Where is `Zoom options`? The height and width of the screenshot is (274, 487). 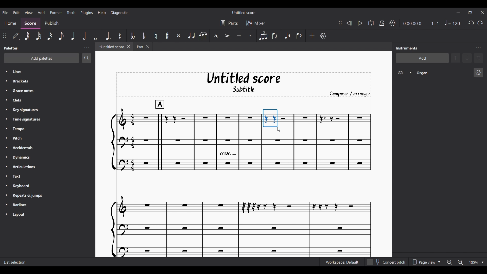
Zoom options is located at coordinates (483, 262).